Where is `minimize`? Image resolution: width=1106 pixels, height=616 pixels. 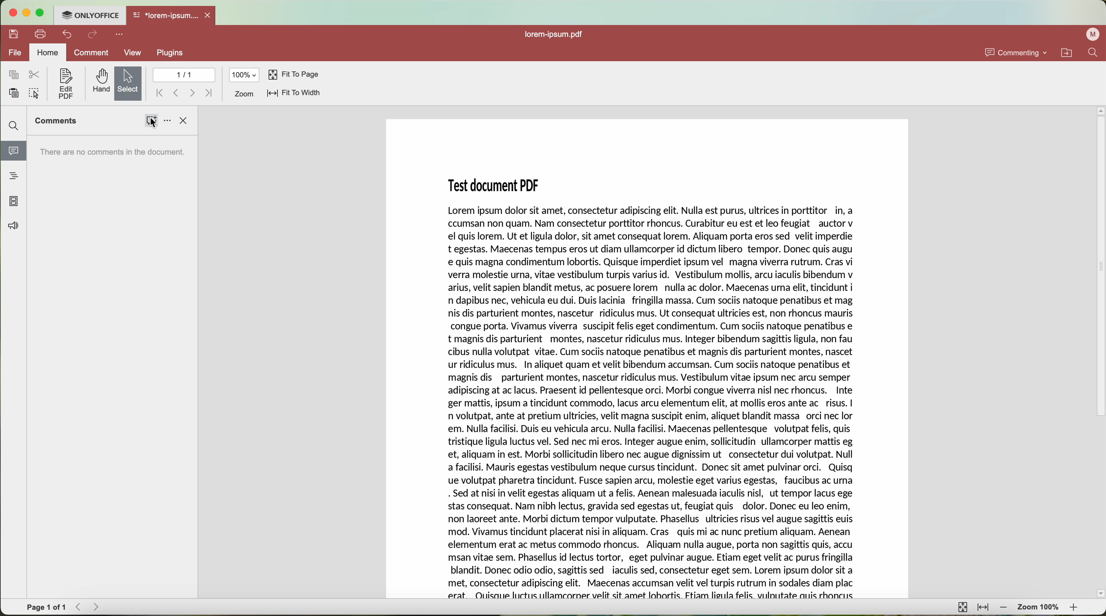 minimize is located at coordinates (25, 13).